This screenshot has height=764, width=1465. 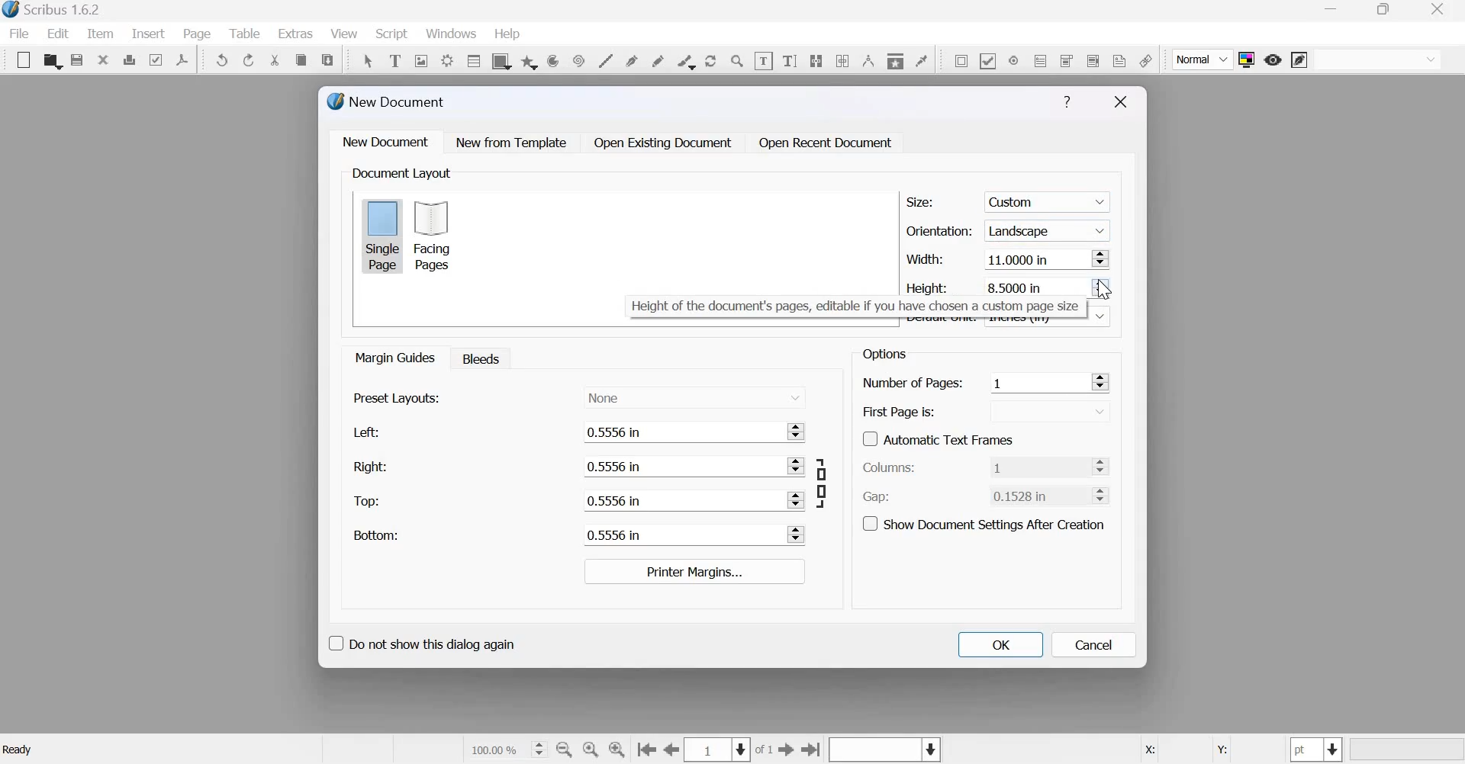 I want to click on Increase and Decrease, so click(x=797, y=466).